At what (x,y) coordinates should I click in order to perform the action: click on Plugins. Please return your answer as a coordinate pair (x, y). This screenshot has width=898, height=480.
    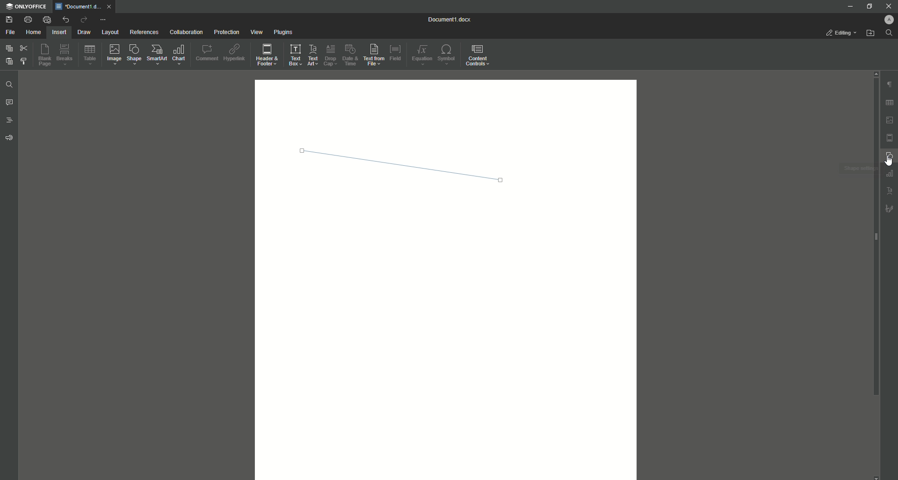
    Looking at the image, I should click on (284, 33).